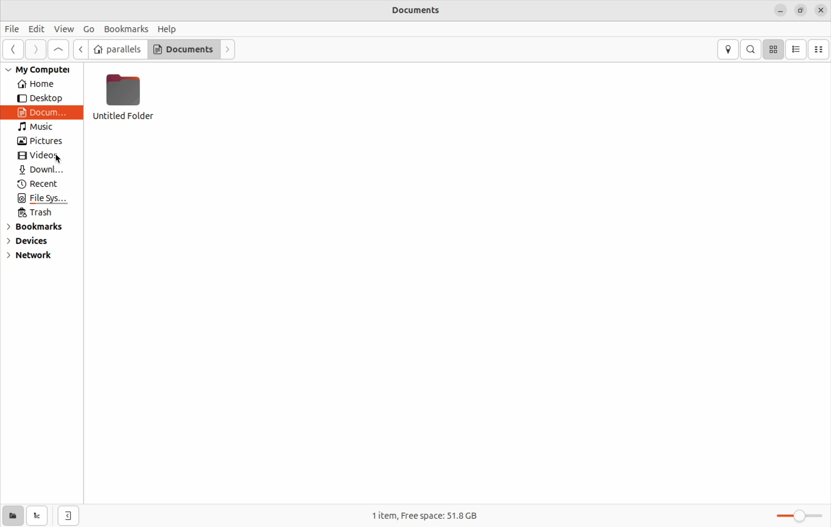  I want to click on search bar, so click(751, 48).